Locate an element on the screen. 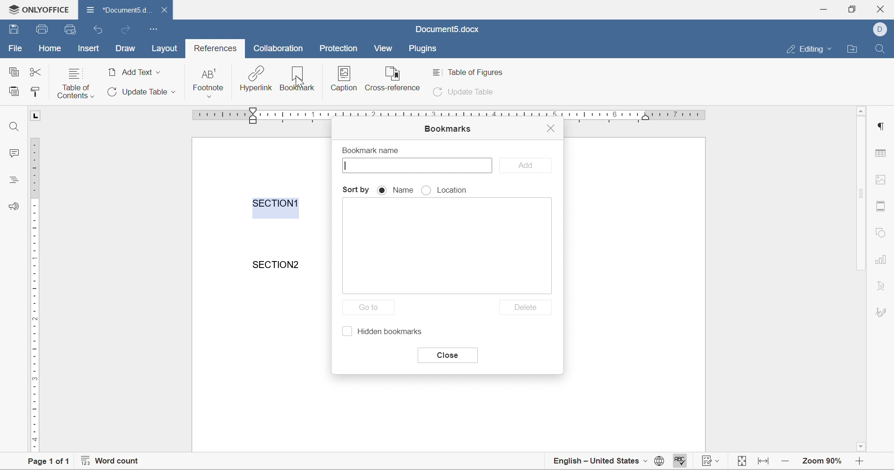  close is located at coordinates (166, 10).